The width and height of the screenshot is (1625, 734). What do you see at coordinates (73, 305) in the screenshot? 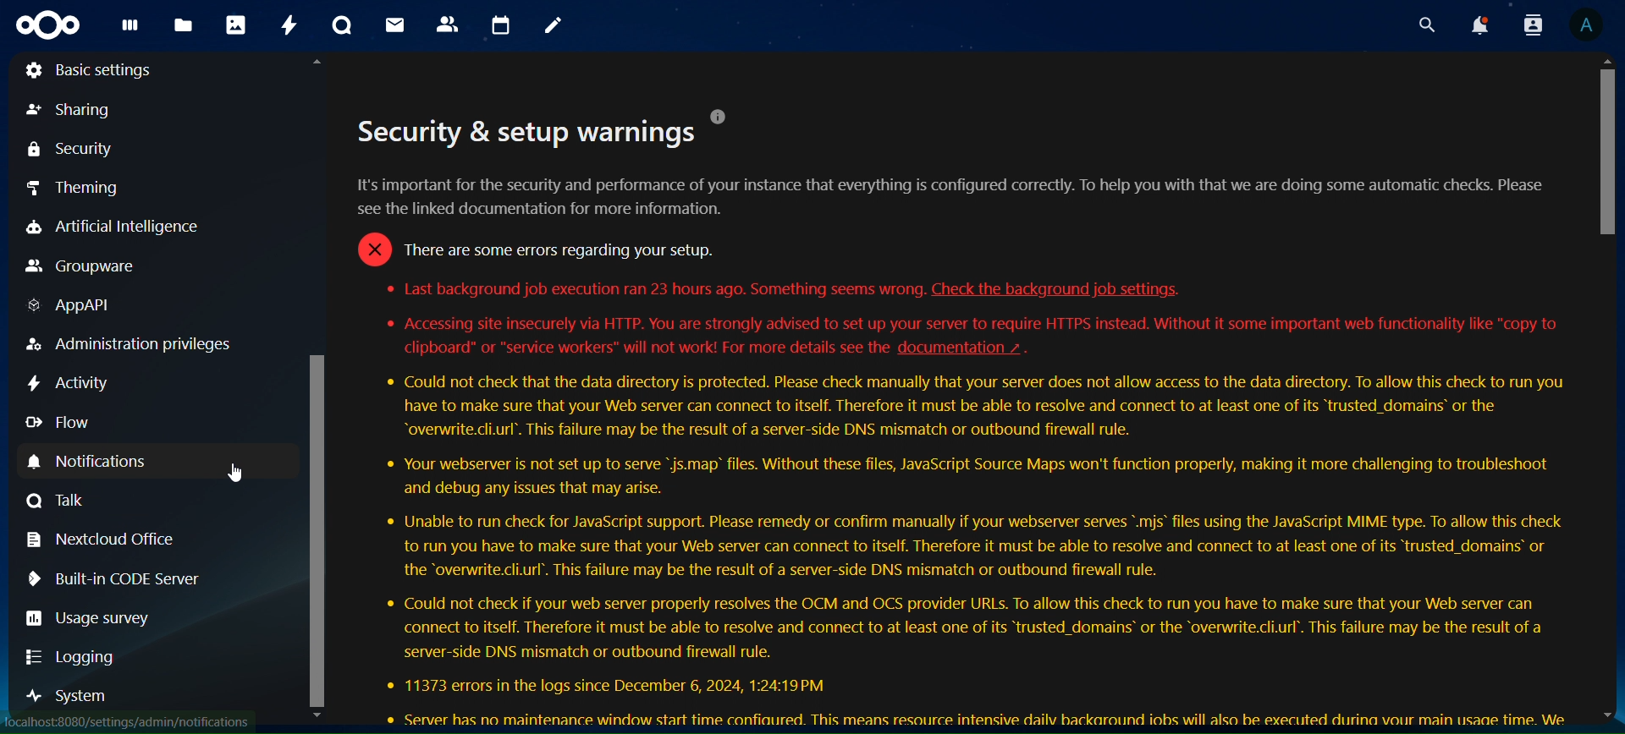
I see `AppAPI` at bounding box center [73, 305].